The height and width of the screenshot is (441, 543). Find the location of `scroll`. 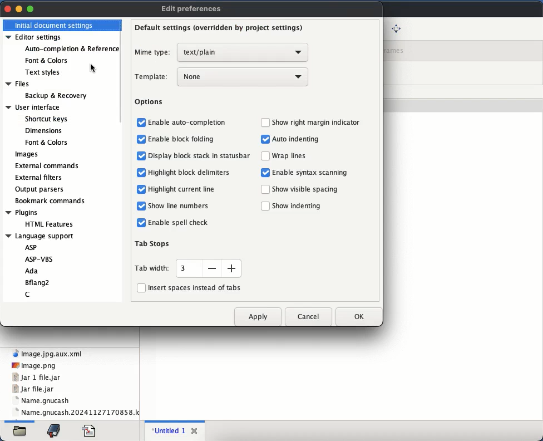

scroll is located at coordinates (121, 74).